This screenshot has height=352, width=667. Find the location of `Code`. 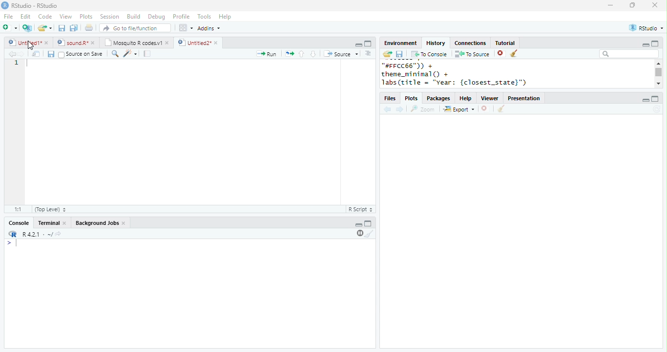

Code is located at coordinates (45, 16).